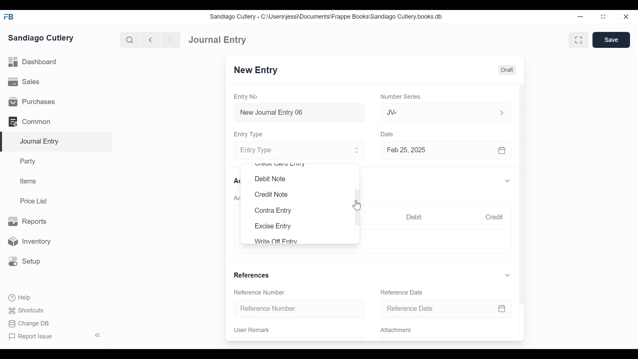 This screenshot has width=638, height=359. I want to click on Credit, so click(494, 217).